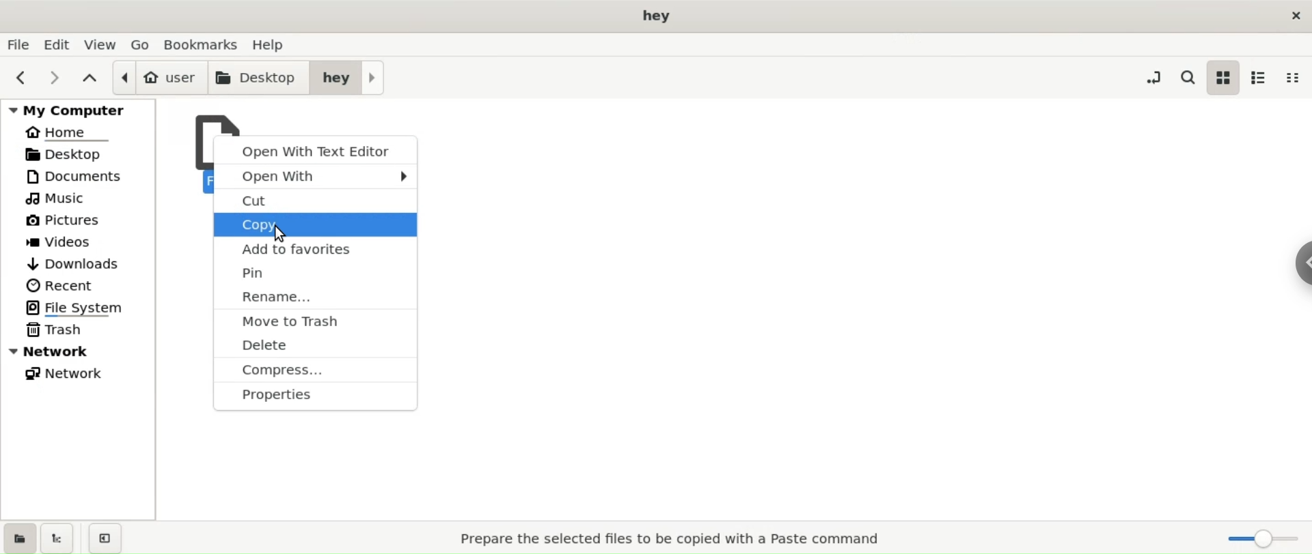 The height and width of the screenshot is (554, 1312). Describe the element at coordinates (314, 297) in the screenshot. I see `rename` at that location.